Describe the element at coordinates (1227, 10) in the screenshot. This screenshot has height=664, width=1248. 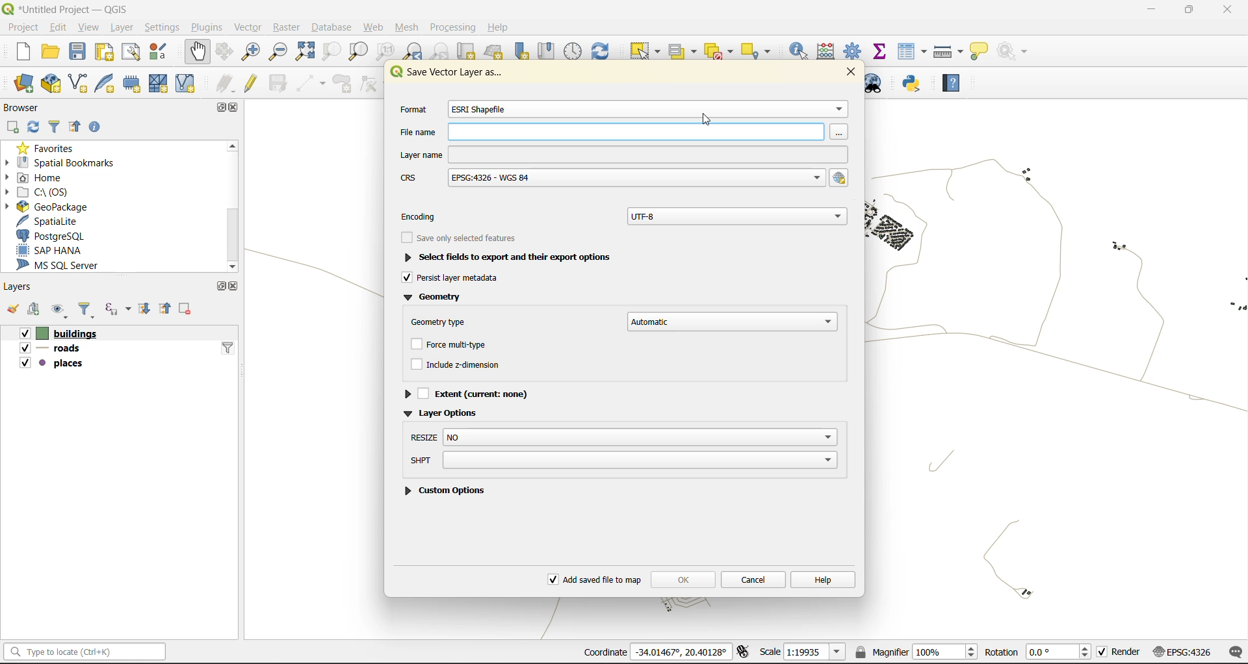
I see `close` at that location.